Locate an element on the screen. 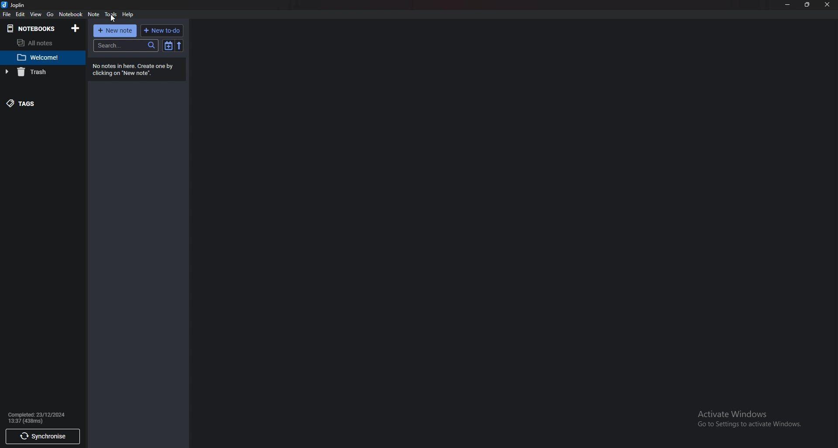 The width and height of the screenshot is (838, 448). minimize is located at coordinates (788, 5).